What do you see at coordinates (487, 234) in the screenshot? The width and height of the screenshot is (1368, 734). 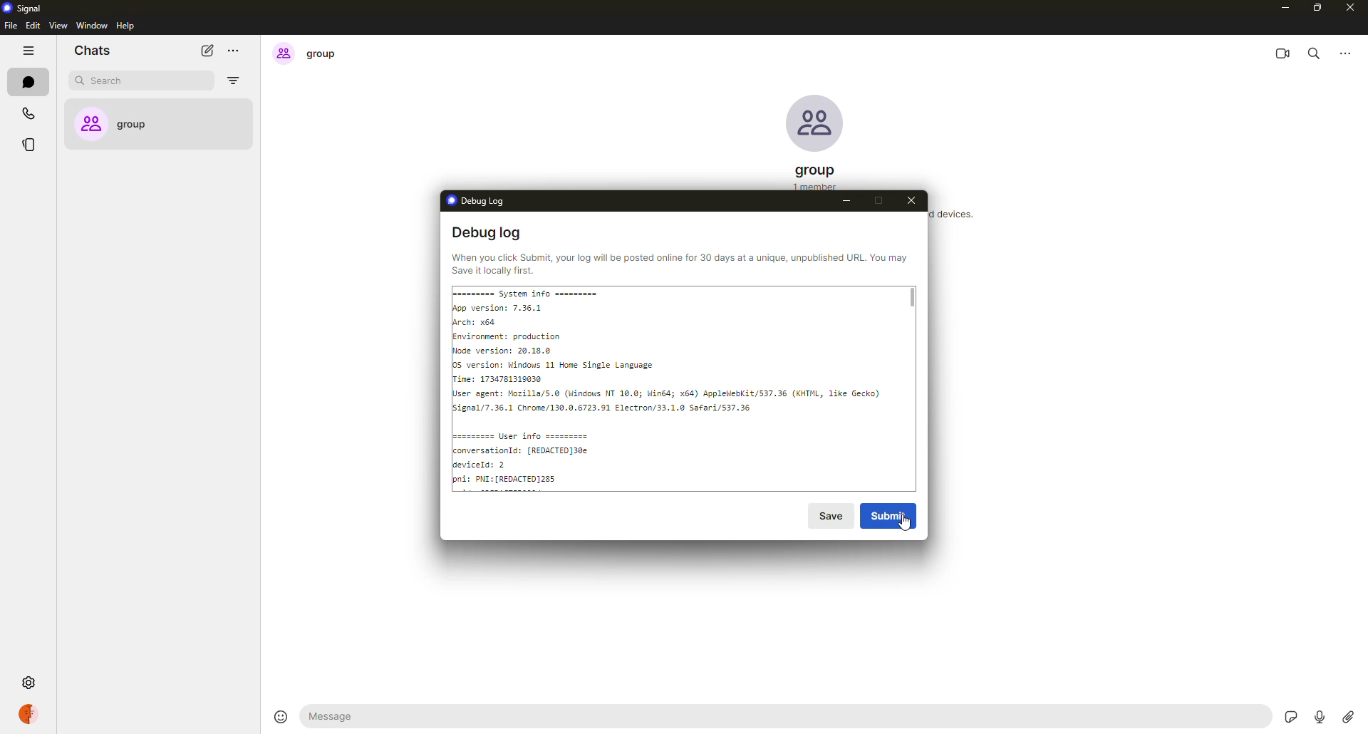 I see `debug log` at bounding box center [487, 234].